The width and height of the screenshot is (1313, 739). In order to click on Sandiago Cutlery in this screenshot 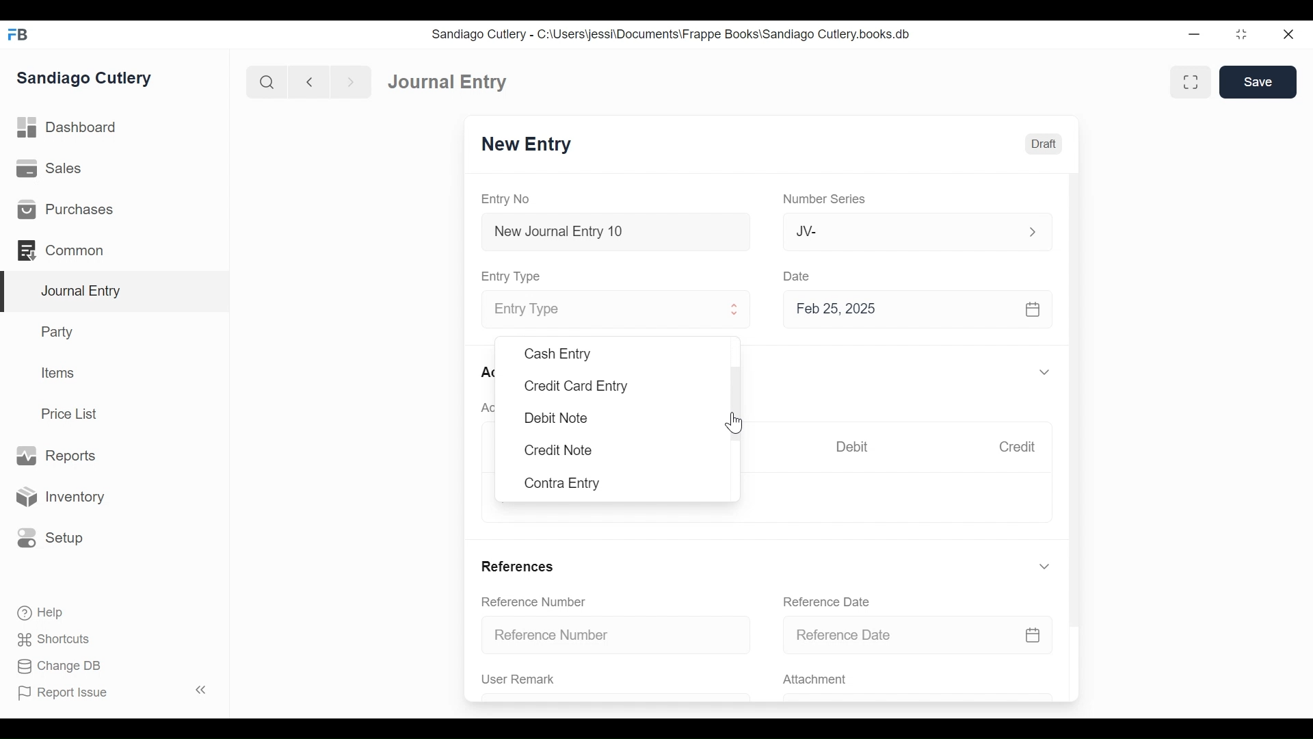, I will do `click(85, 79)`.